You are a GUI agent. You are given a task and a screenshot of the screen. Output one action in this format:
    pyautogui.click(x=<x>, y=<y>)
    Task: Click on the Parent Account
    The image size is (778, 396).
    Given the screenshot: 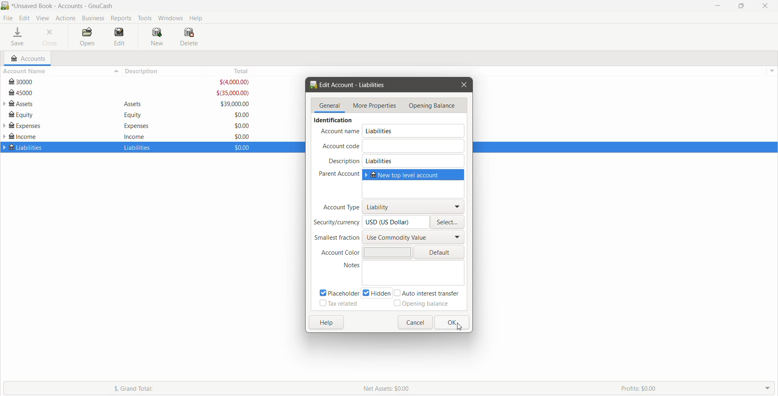 What is the action you would take?
    pyautogui.click(x=336, y=174)
    